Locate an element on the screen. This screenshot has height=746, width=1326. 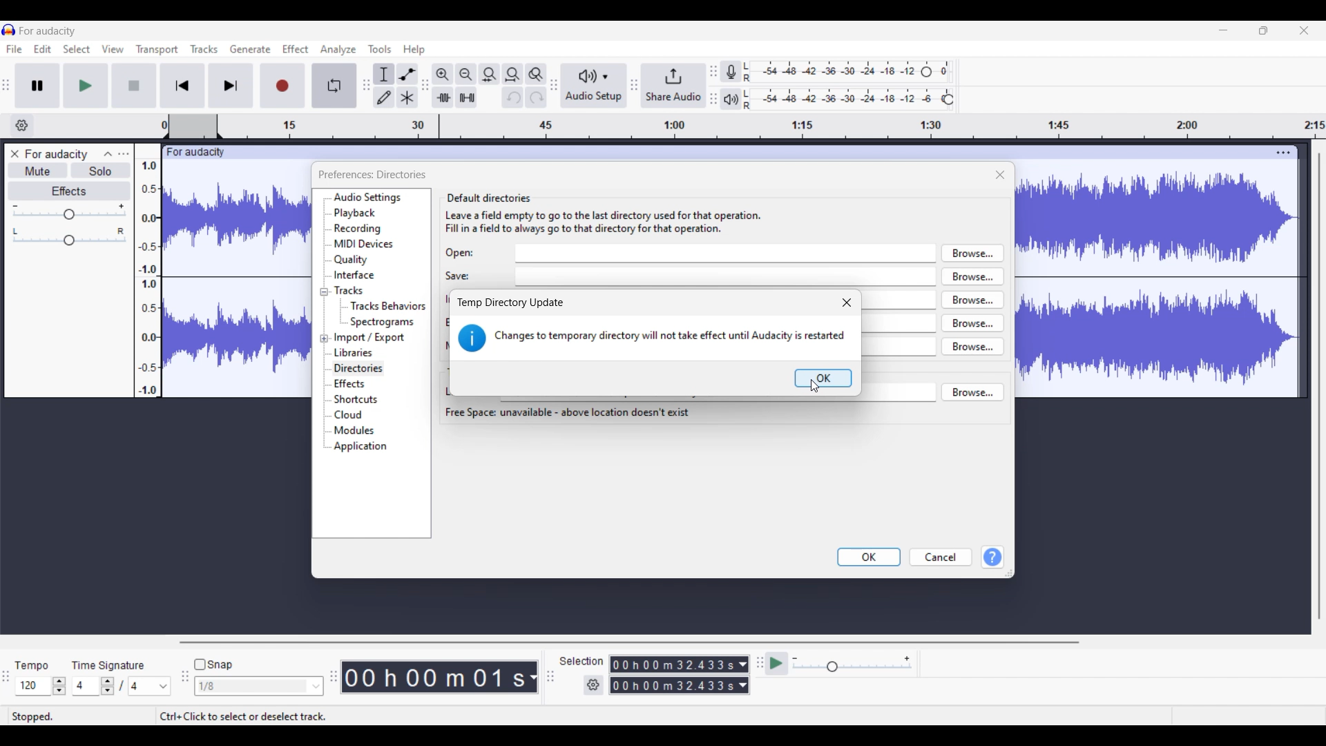
Cursor is located at coordinates (815, 387).